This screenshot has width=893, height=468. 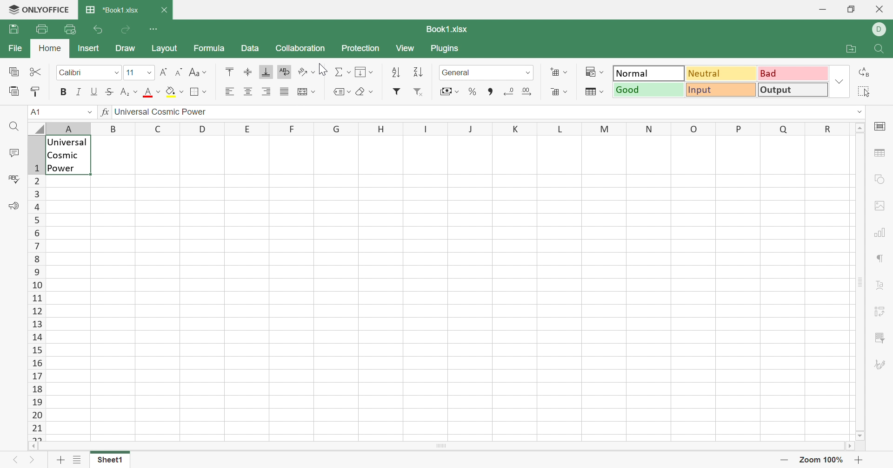 What do you see at coordinates (78, 92) in the screenshot?
I see `Italic` at bounding box center [78, 92].